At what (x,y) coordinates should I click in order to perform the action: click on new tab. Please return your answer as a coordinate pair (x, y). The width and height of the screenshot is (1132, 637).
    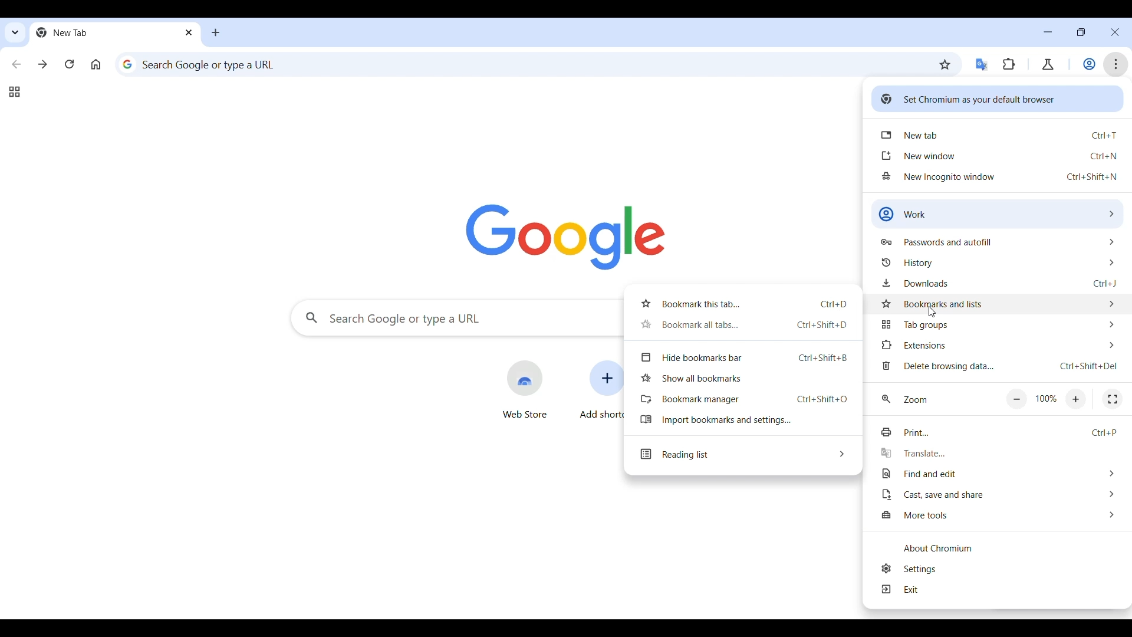
    Looking at the image, I should click on (999, 134).